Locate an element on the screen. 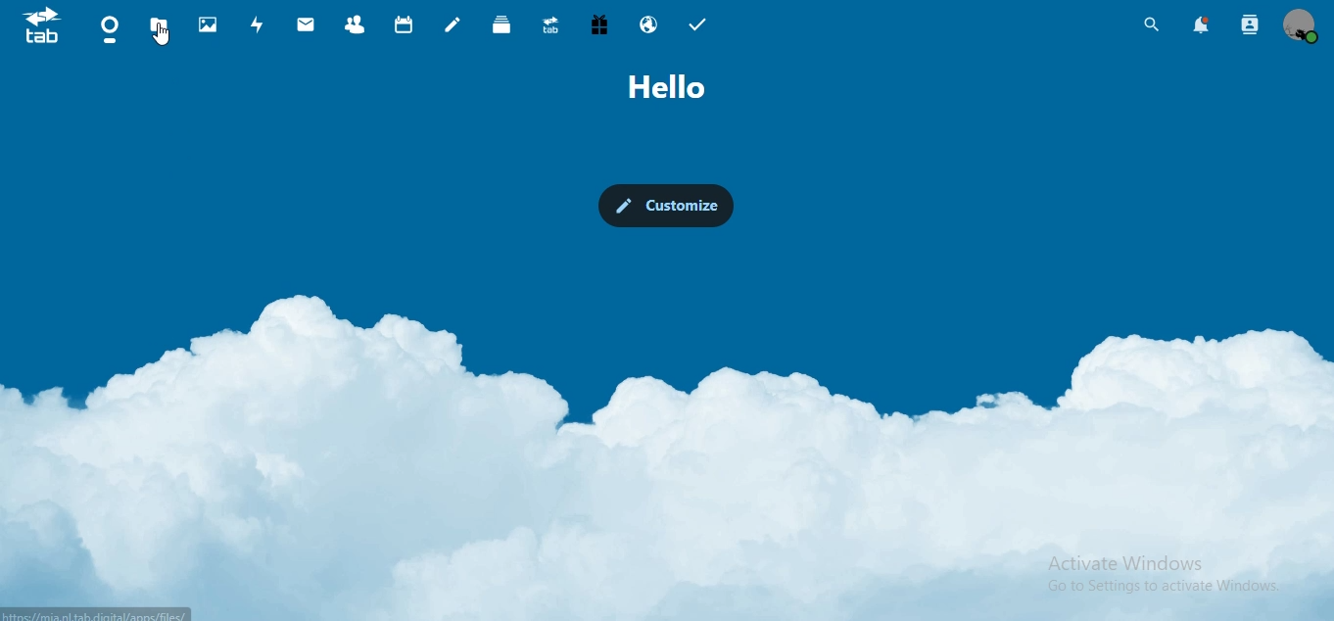  contacts is located at coordinates (356, 26).